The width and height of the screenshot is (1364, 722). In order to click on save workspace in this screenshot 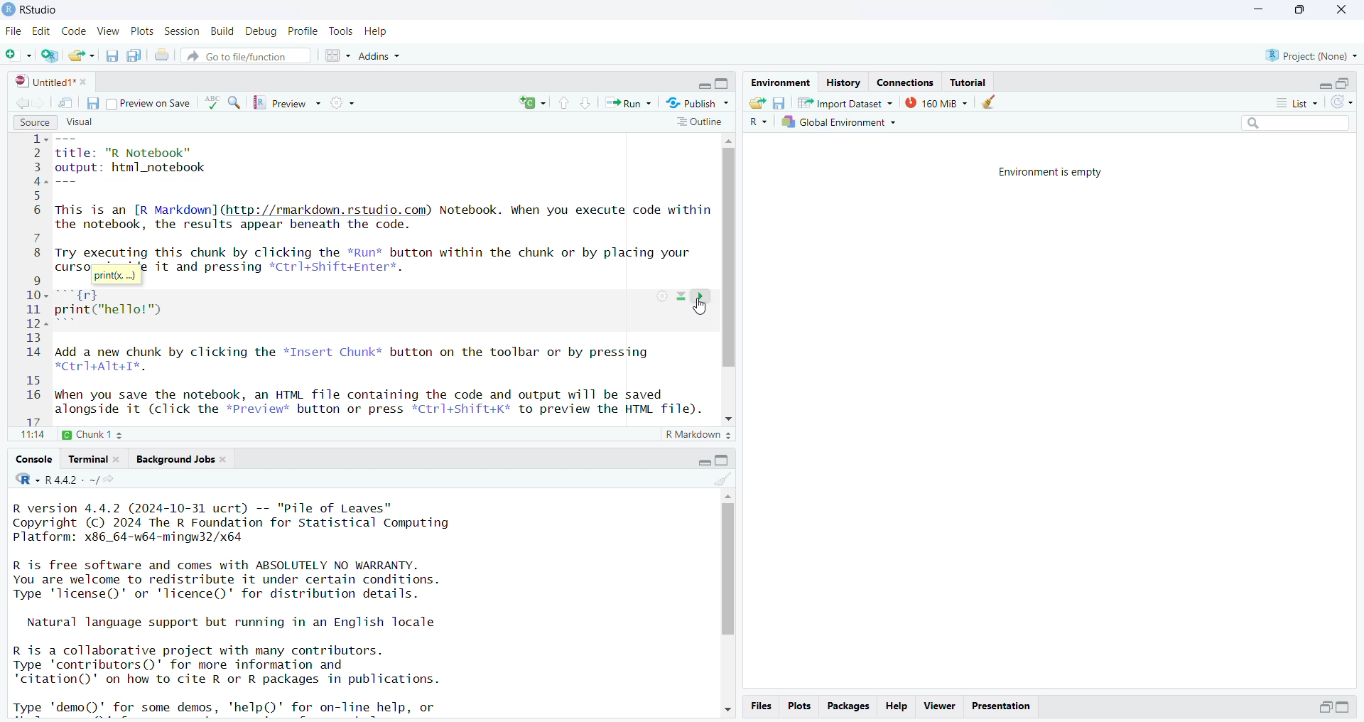, I will do `click(779, 102)`.